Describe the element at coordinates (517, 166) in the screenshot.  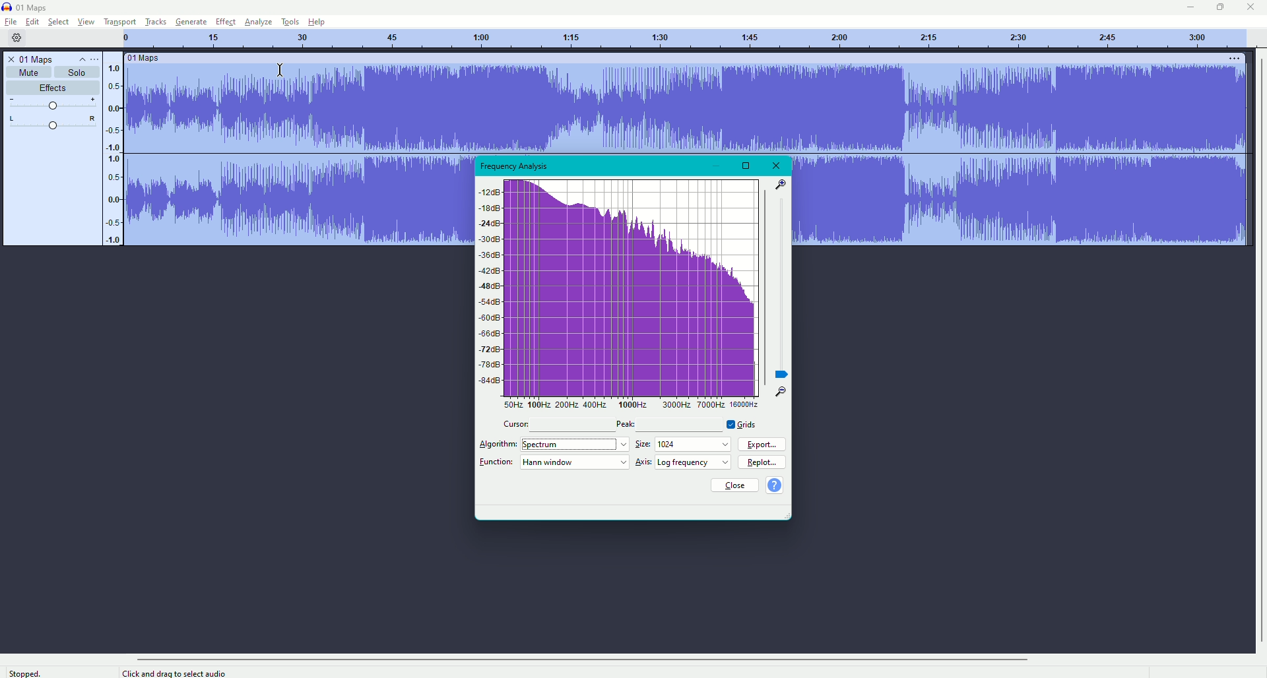
I see `Frequency Analysis` at that location.